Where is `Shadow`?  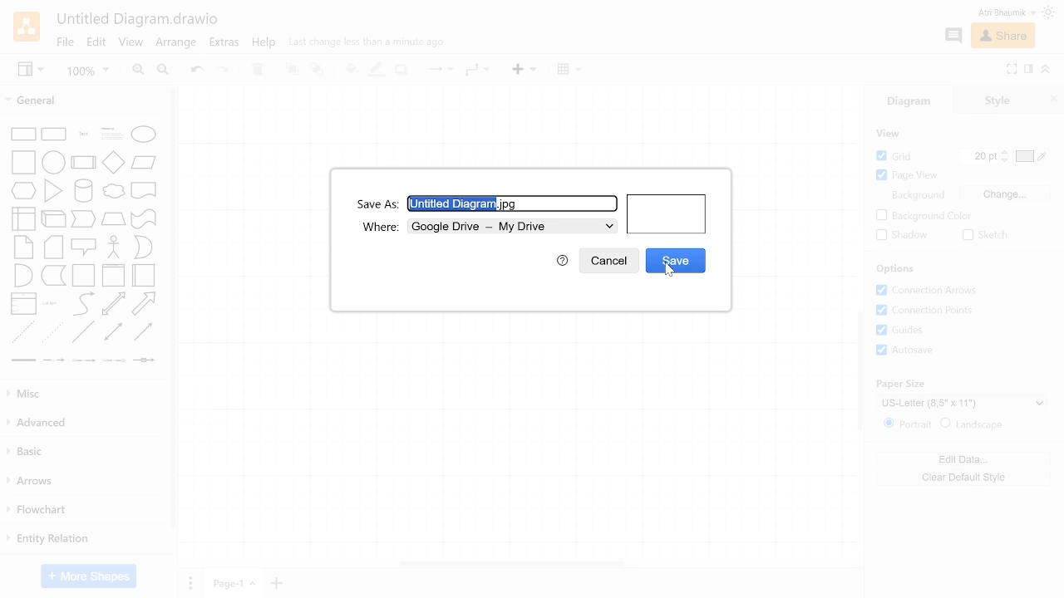 Shadow is located at coordinates (401, 70).